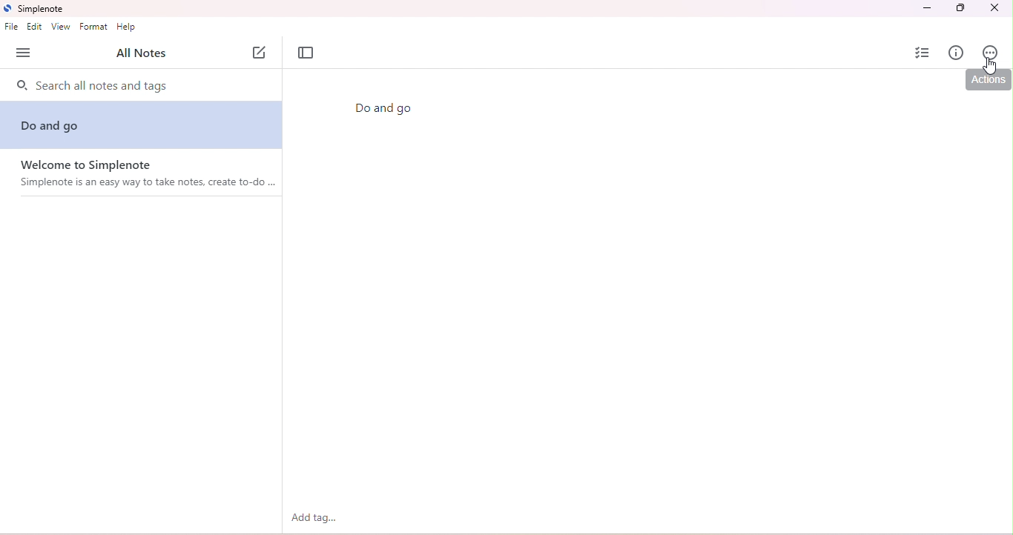  What do you see at coordinates (316, 518) in the screenshot?
I see `add tag` at bounding box center [316, 518].